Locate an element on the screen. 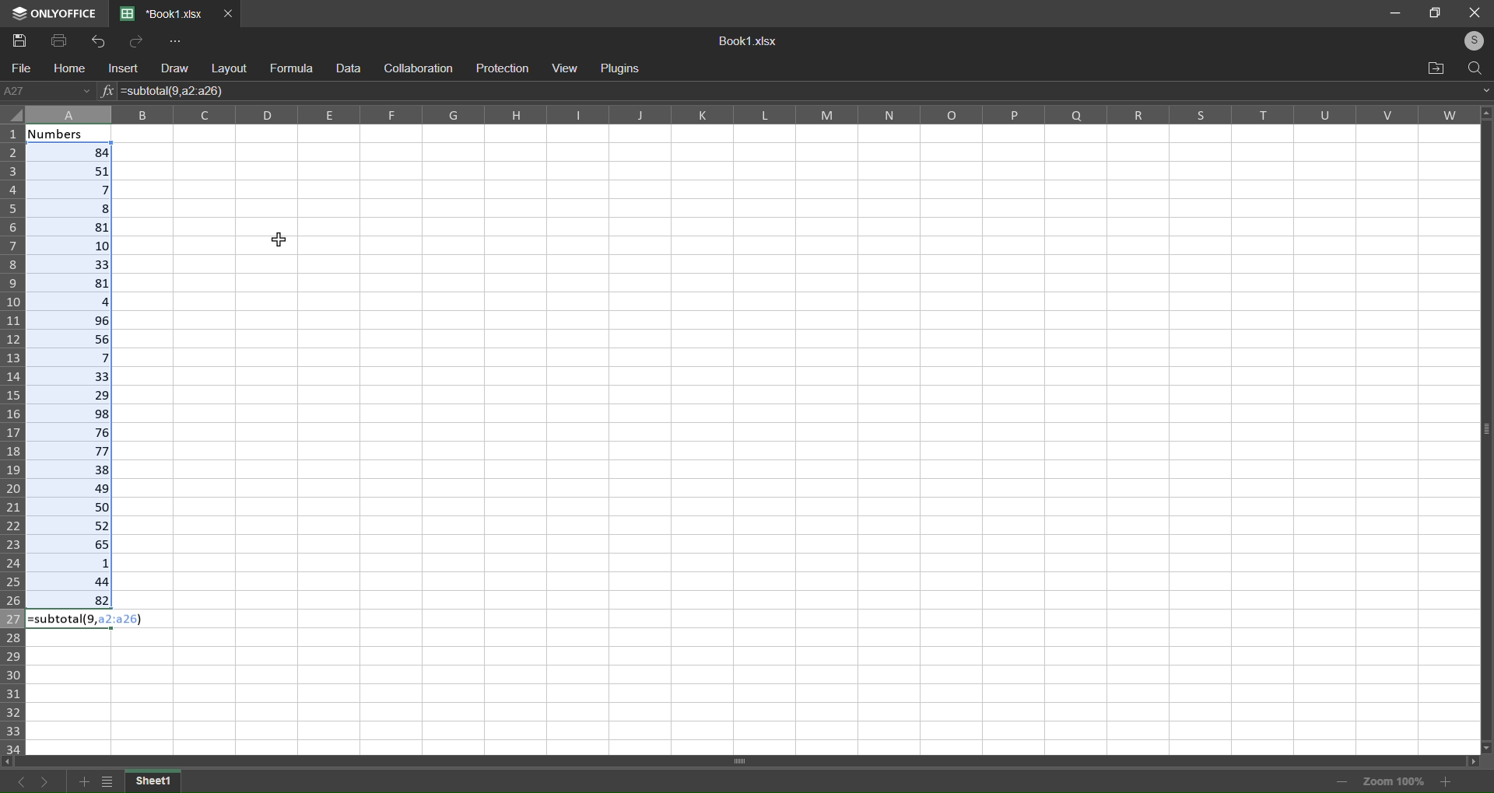  file is located at coordinates (22, 68).